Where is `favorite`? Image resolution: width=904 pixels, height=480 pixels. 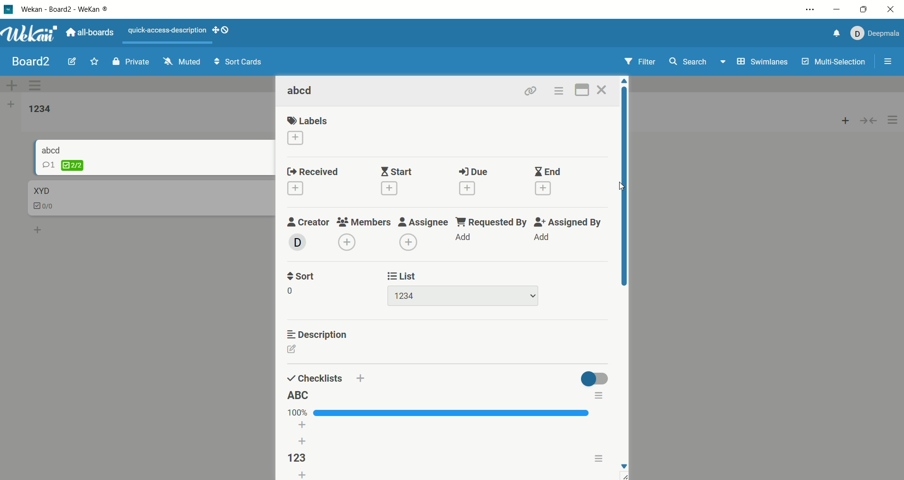
favorite is located at coordinates (95, 61).